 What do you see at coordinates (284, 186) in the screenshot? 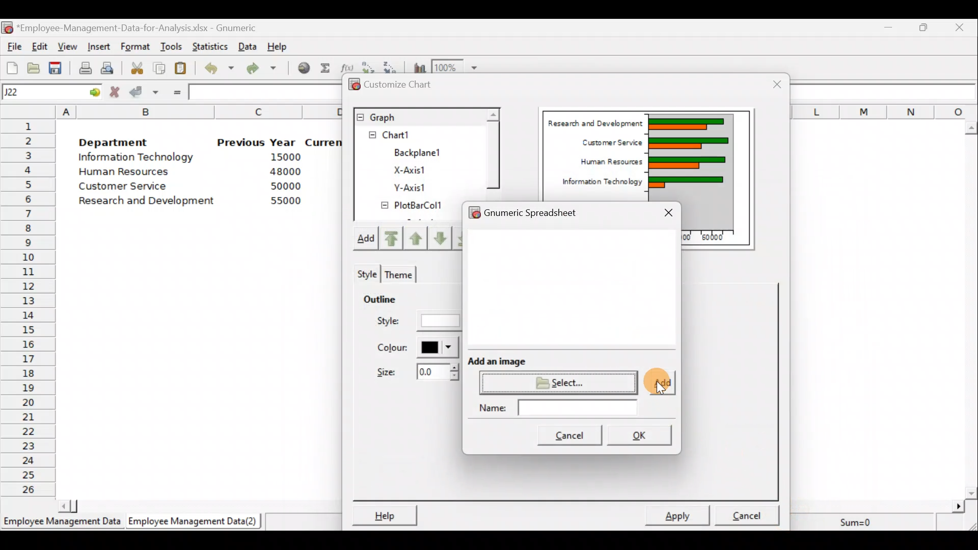
I see `50000` at bounding box center [284, 186].